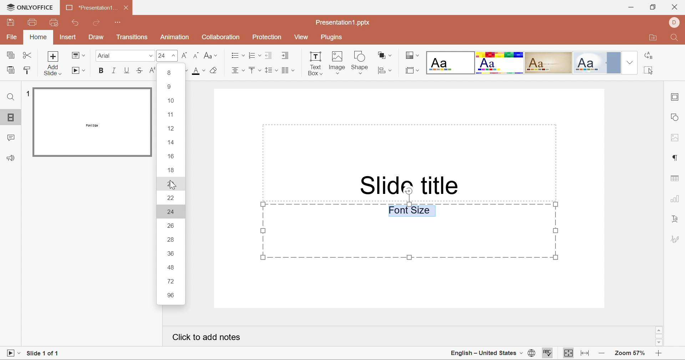  I want to click on Change slide layout, so click(78, 55).